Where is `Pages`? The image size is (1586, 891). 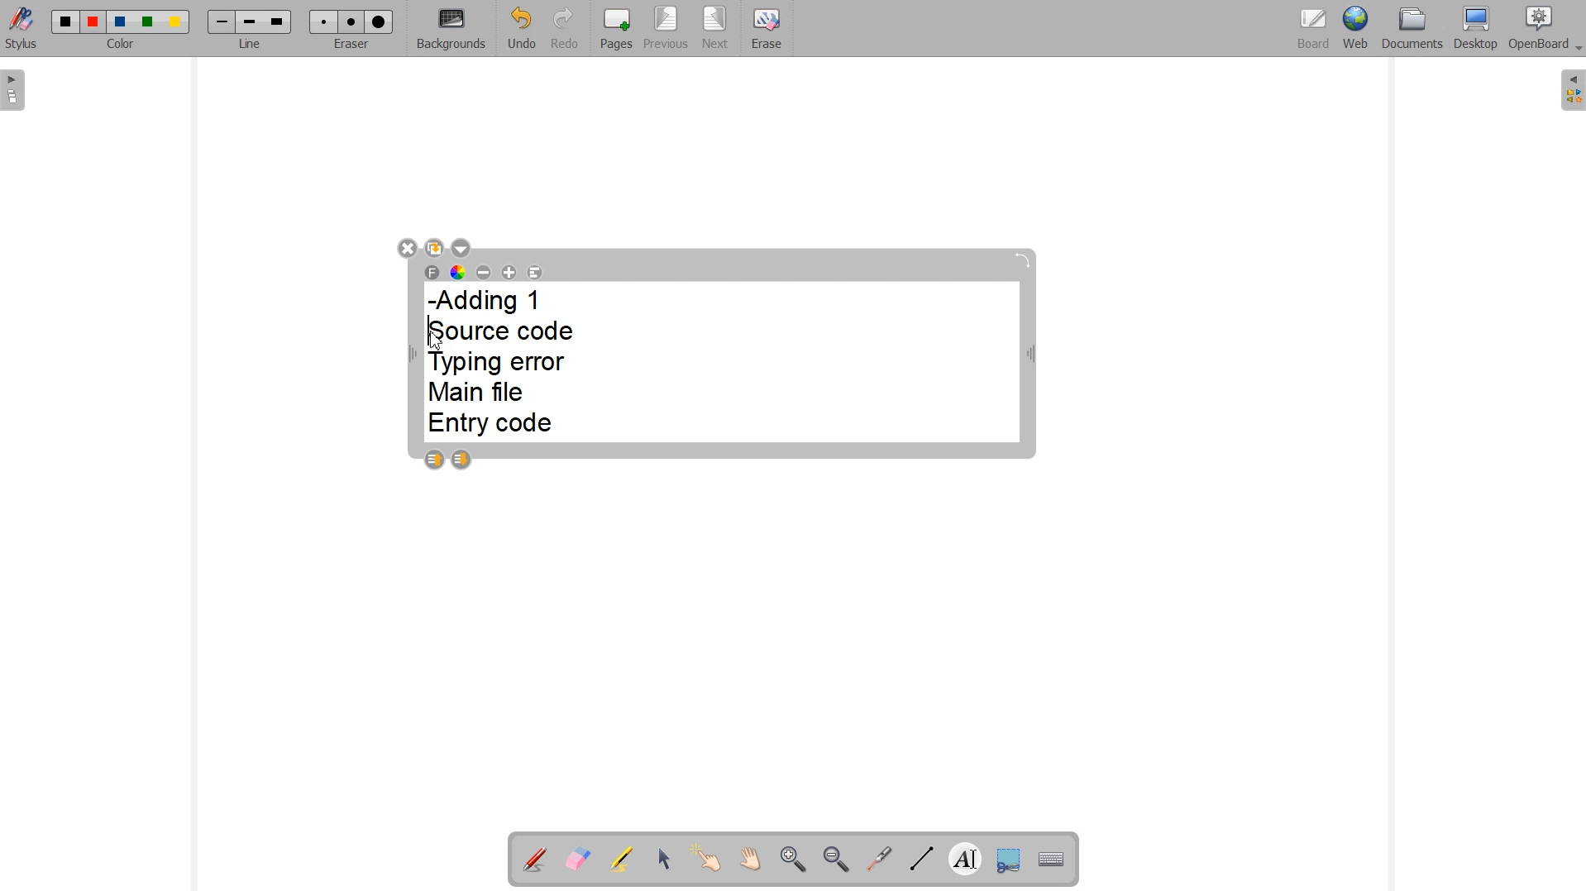
Pages is located at coordinates (617, 28).